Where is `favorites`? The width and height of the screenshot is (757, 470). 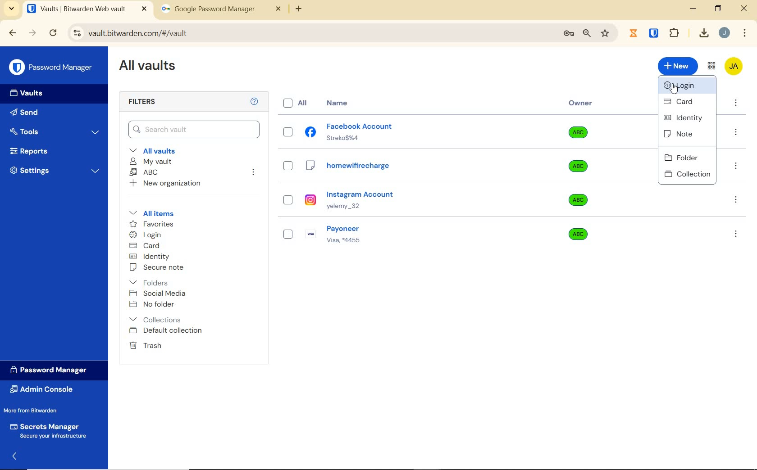
favorites is located at coordinates (152, 225).